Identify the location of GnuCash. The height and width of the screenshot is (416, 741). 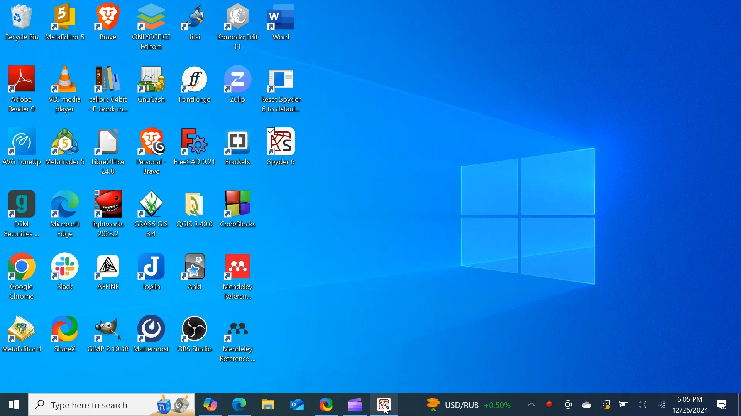
(152, 91).